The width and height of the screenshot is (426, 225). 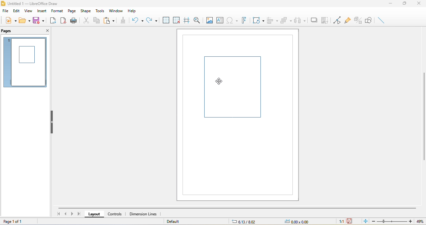 What do you see at coordinates (300, 21) in the screenshot?
I see `select at least three object to distribute` at bounding box center [300, 21].